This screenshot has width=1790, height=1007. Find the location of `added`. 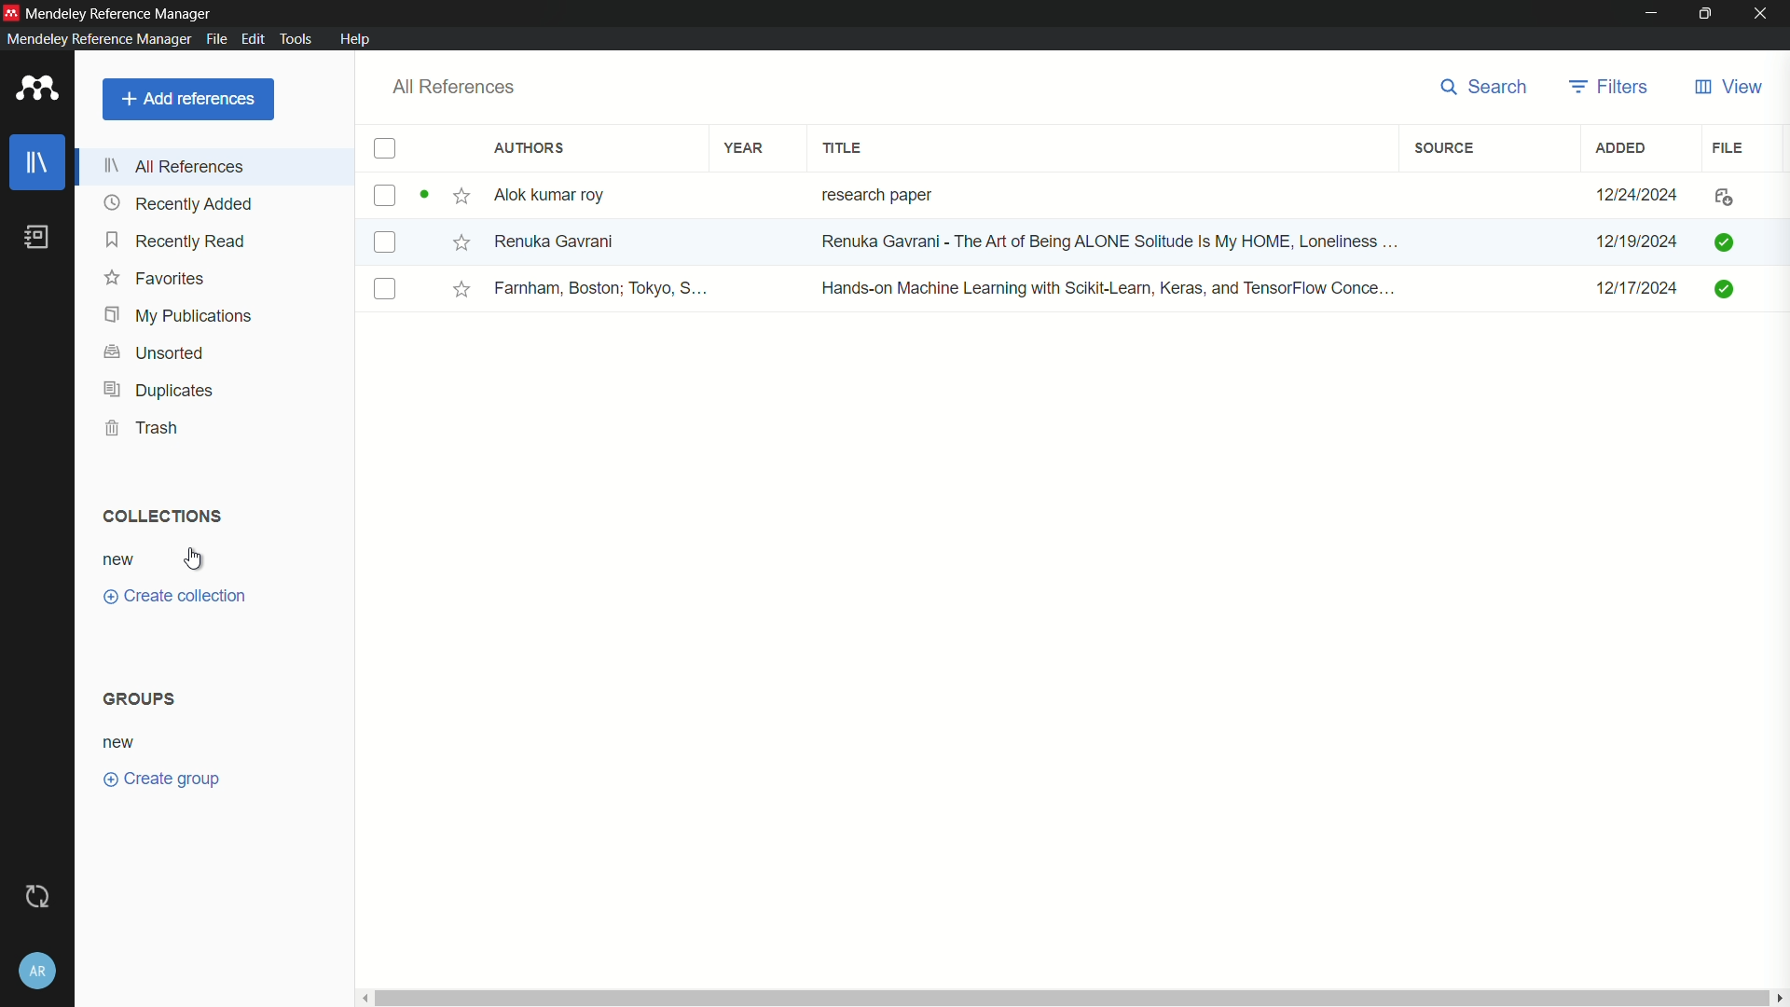

added is located at coordinates (1621, 149).